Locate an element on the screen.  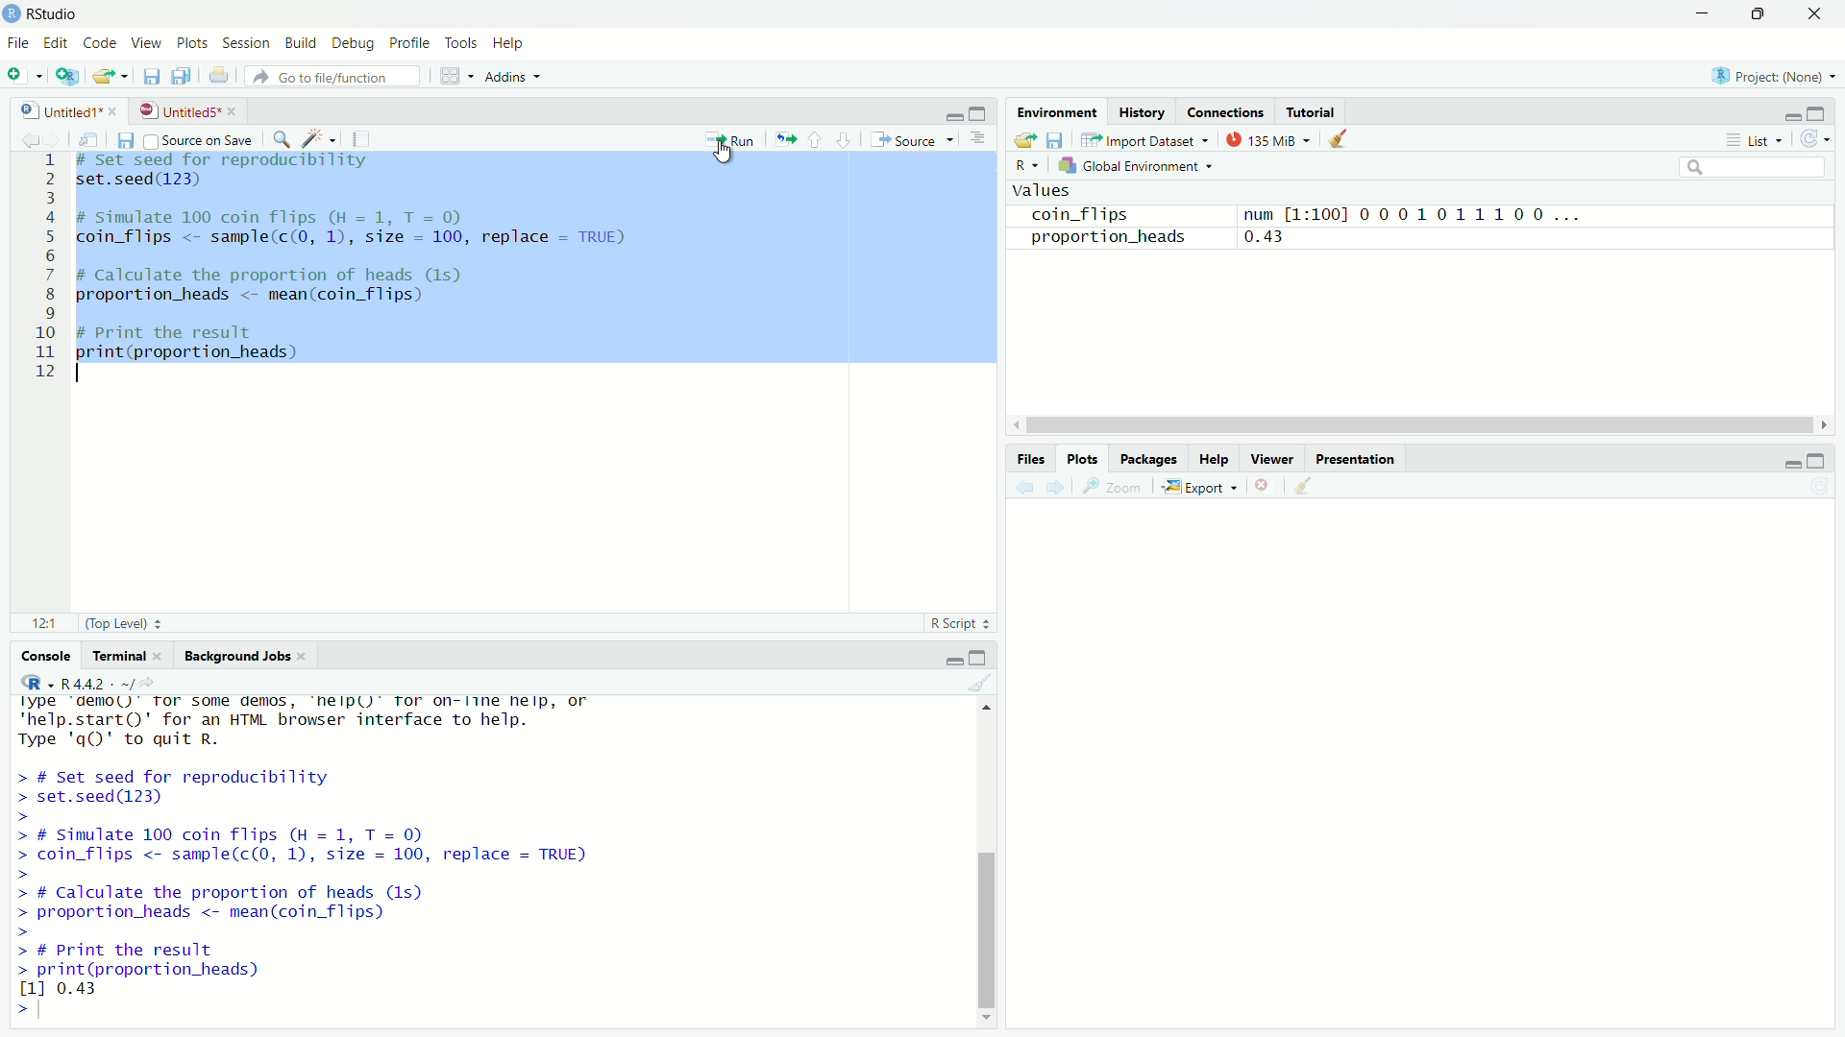
file is located at coordinates (17, 45).